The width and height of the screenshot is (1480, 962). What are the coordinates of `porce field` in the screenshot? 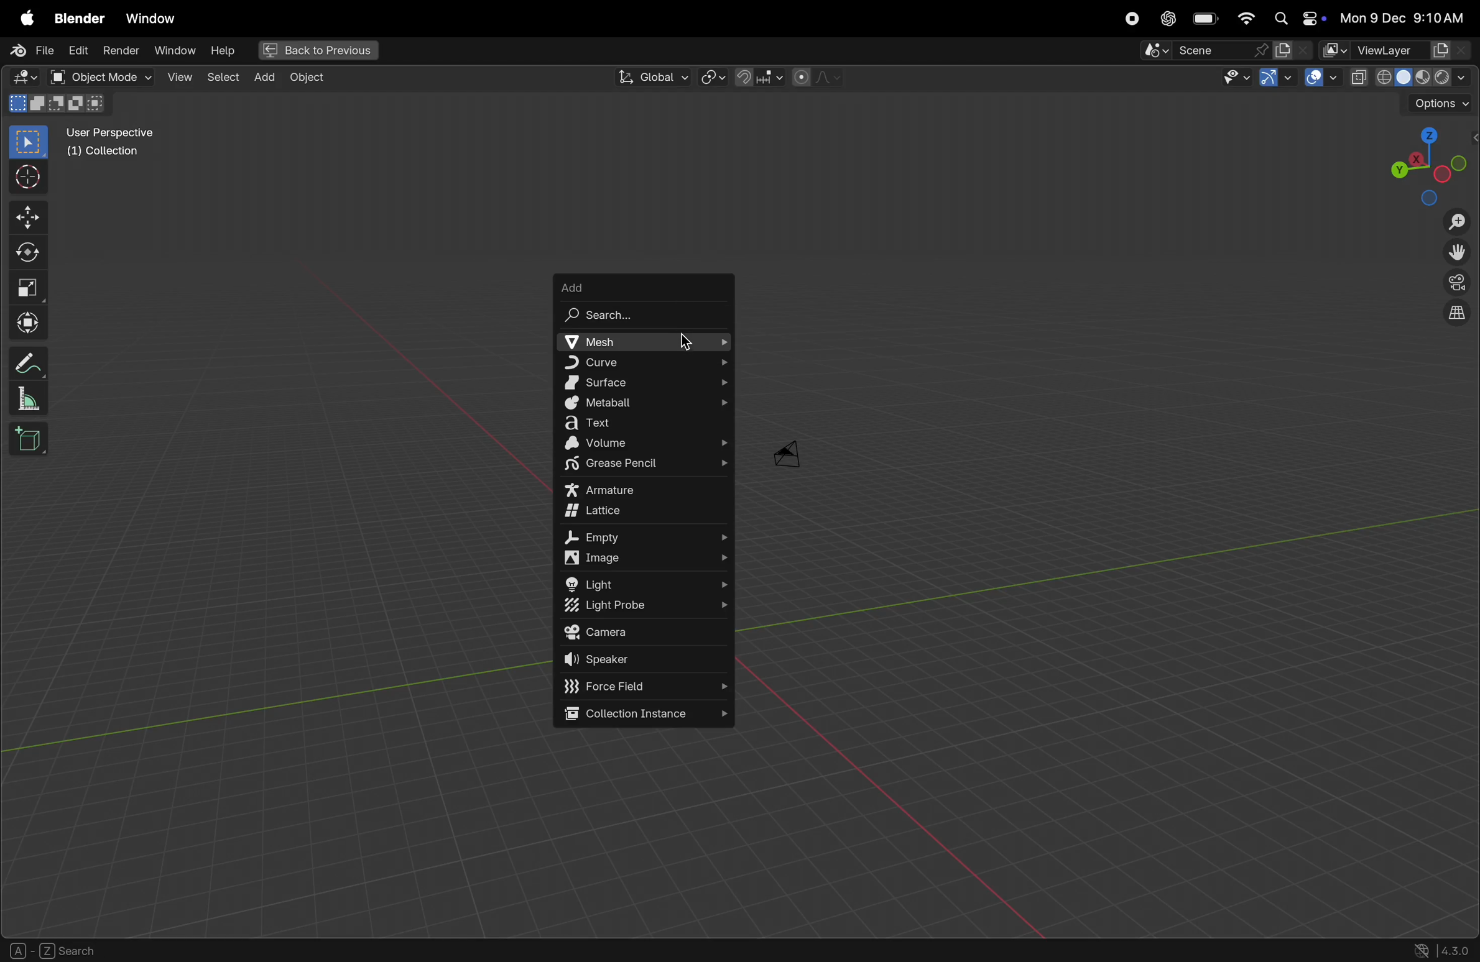 It's located at (647, 687).